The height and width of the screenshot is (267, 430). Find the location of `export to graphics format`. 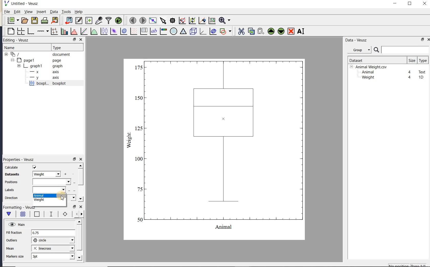

export to graphics format is located at coordinates (55, 20).